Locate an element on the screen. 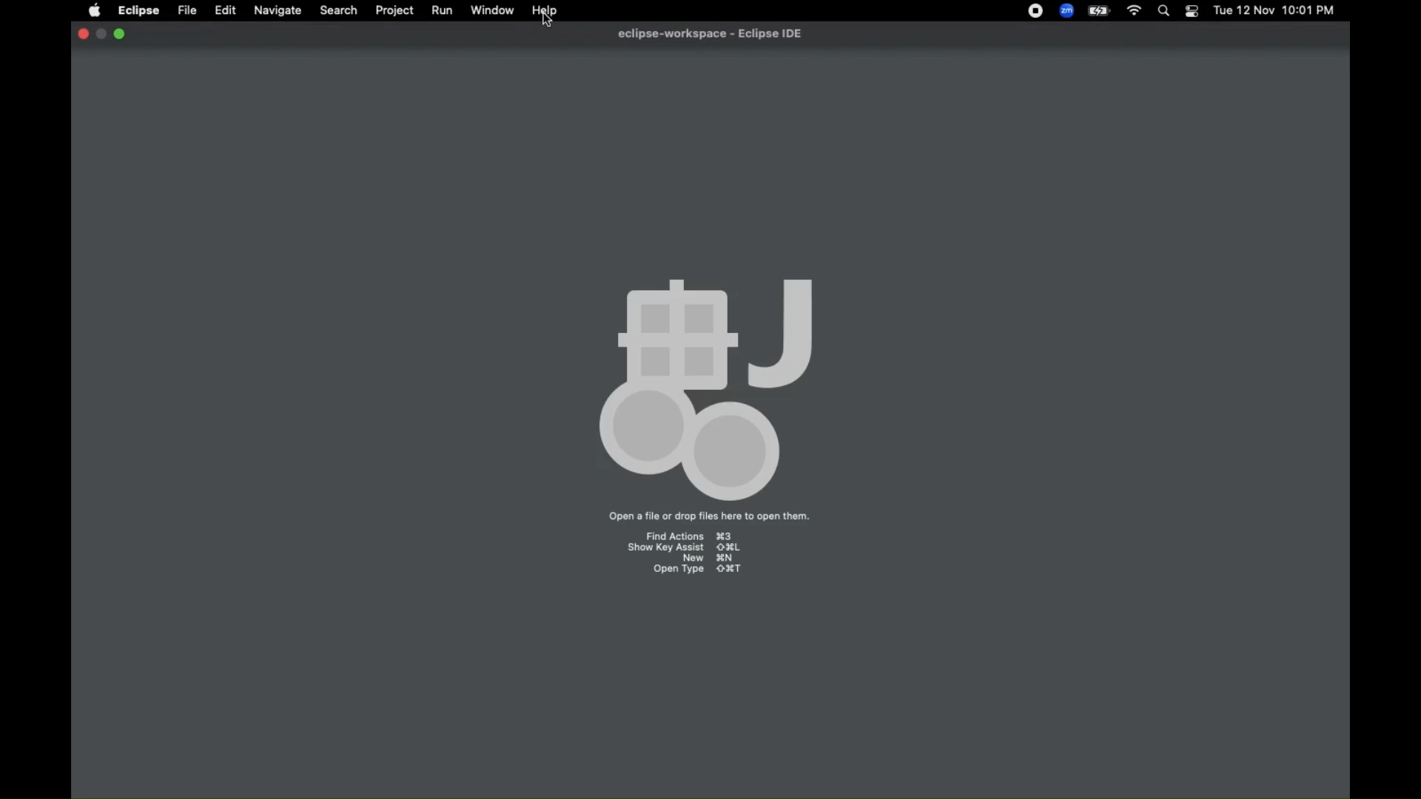 The width and height of the screenshot is (1421, 799). minimize  is located at coordinates (101, 34).